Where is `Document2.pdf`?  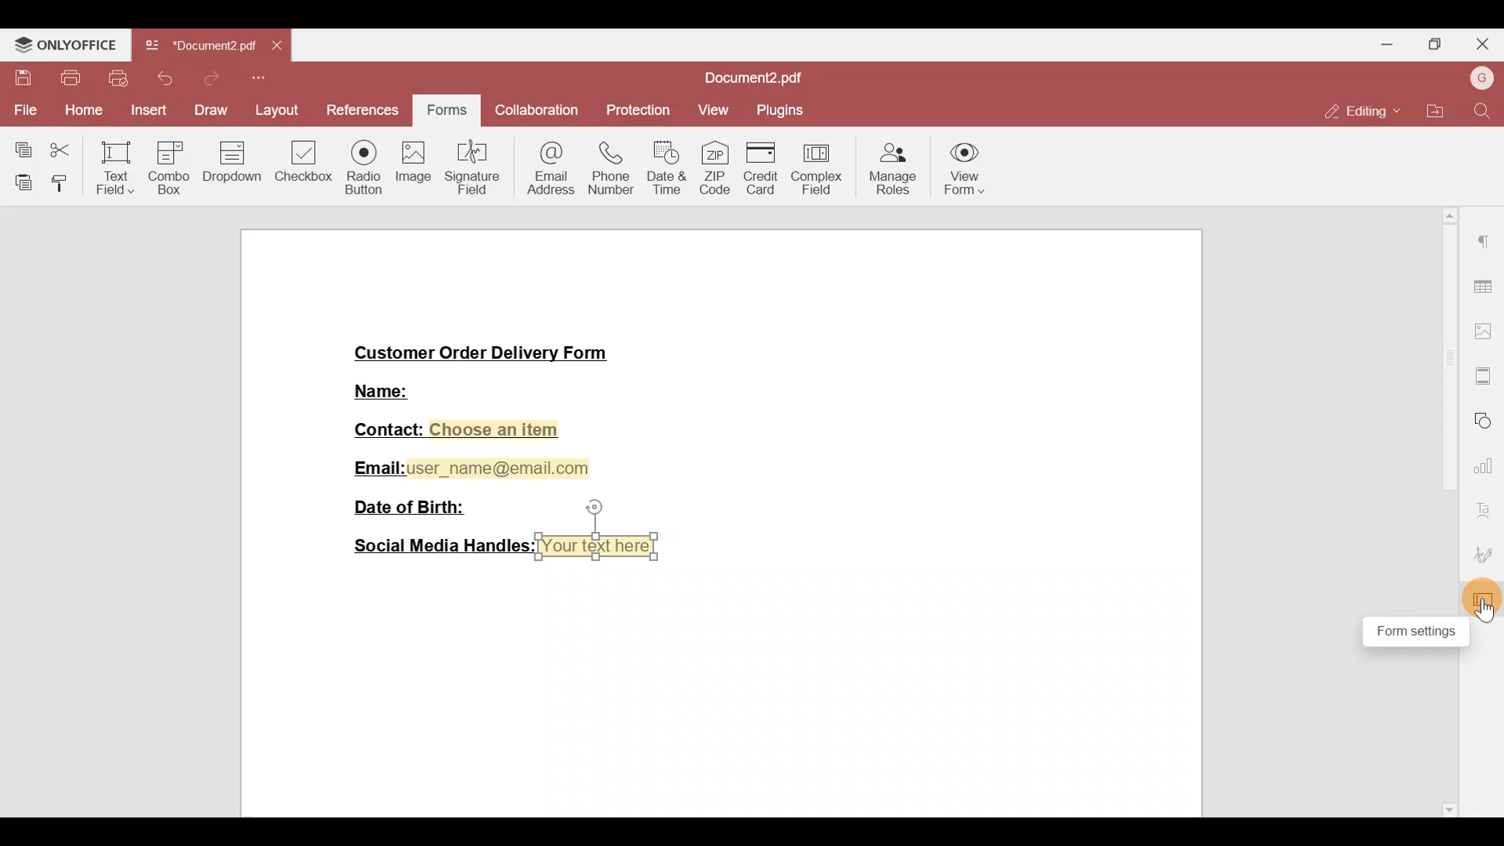
Document2.pdf is located at coordinates (200, 49).